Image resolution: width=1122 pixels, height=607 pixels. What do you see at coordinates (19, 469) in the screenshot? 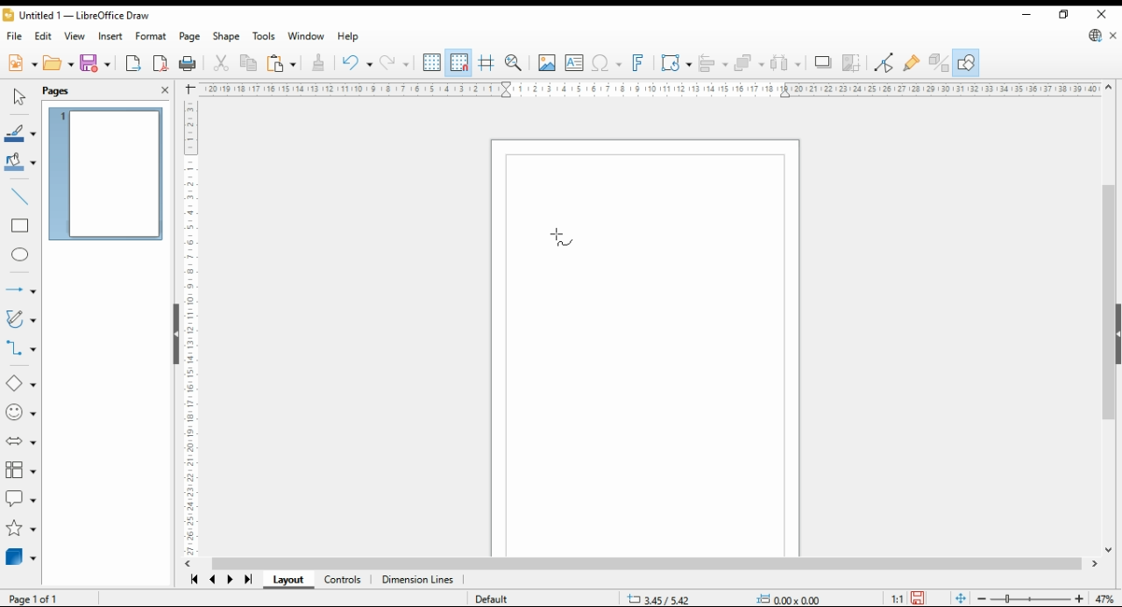
I see `flowchart` at bounding box center [19, 469].